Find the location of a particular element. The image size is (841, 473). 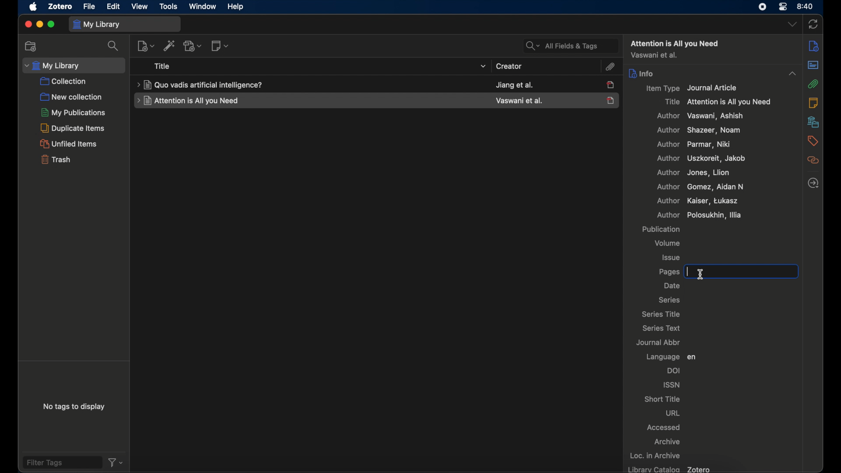

help is located at coordinates (237, 7).